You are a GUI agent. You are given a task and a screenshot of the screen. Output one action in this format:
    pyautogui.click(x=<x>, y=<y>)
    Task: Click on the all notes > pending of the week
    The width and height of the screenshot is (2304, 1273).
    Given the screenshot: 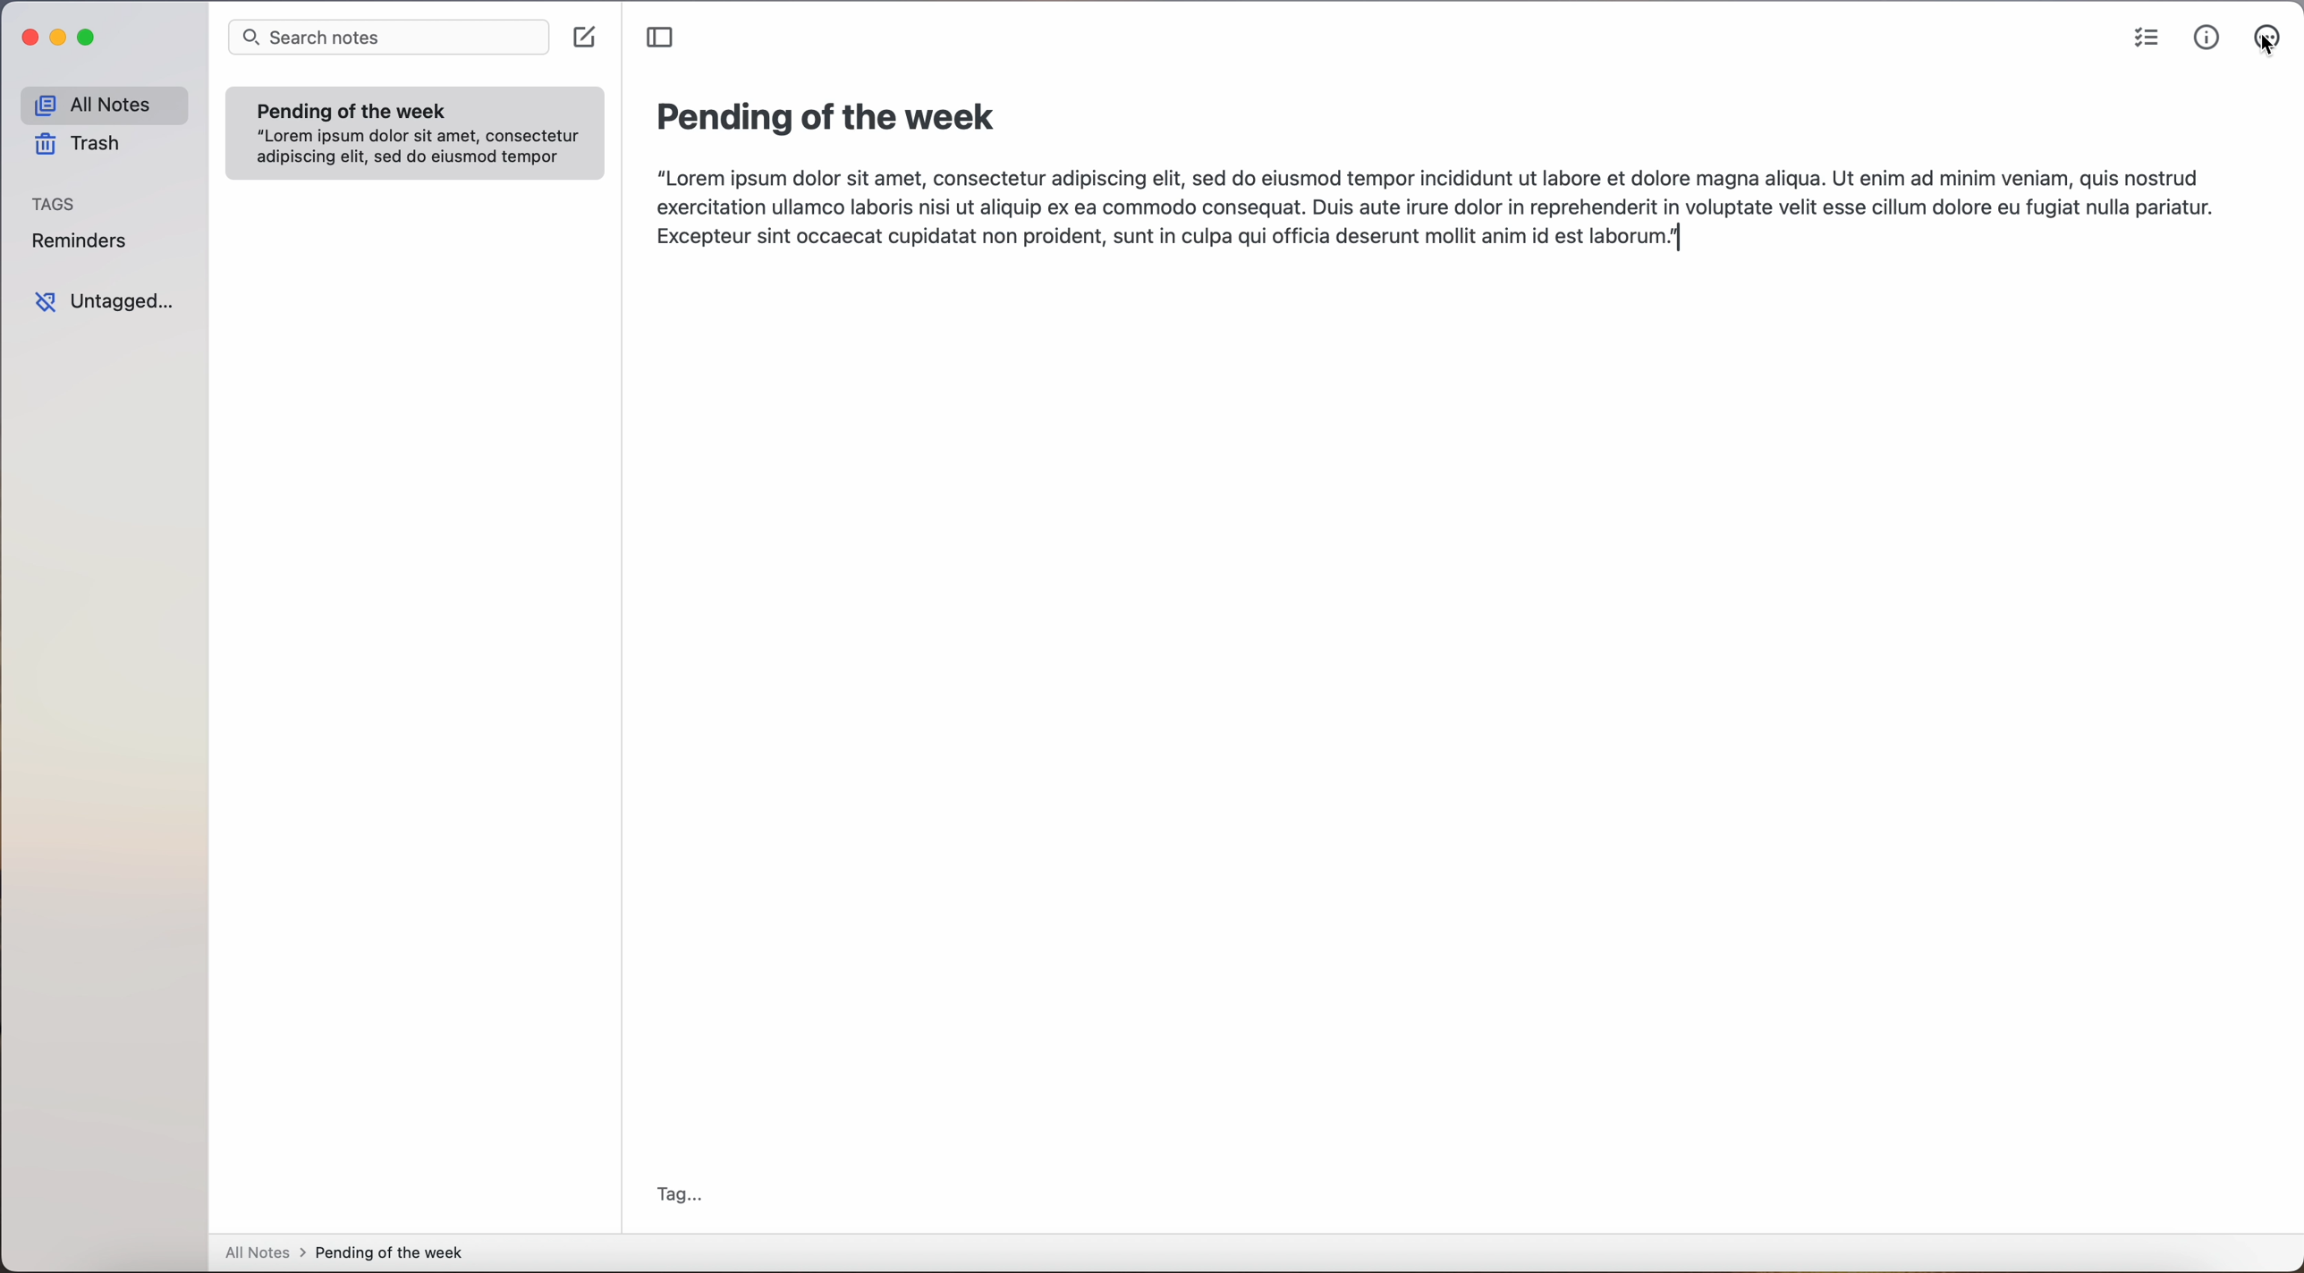 What is the action you would take?
    pyautogui.click(x=352, y=1254)
    